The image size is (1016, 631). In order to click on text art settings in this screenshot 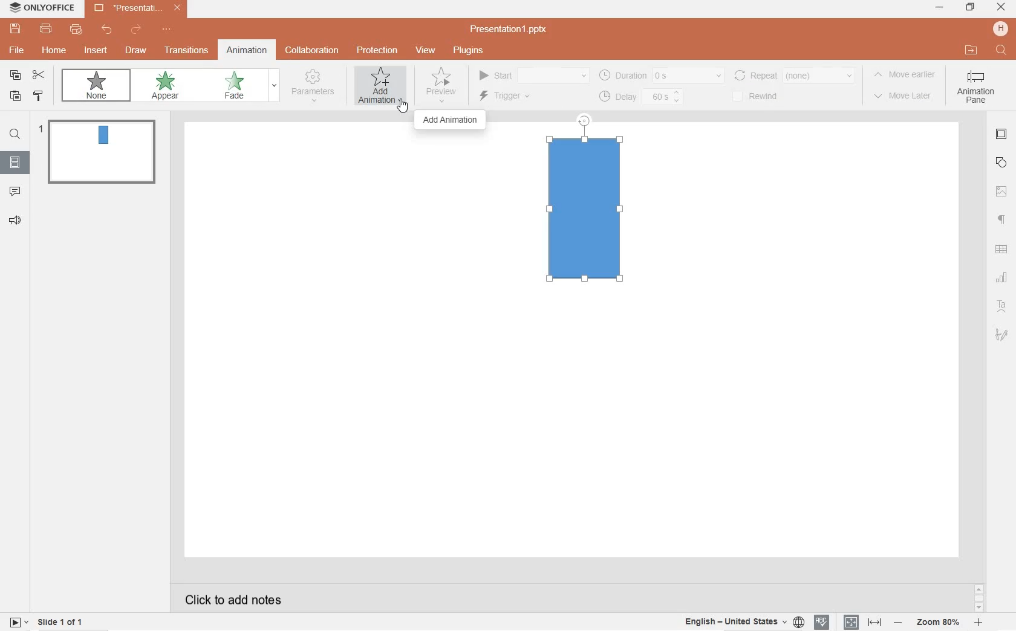, I will do `click(1000, 305)`.